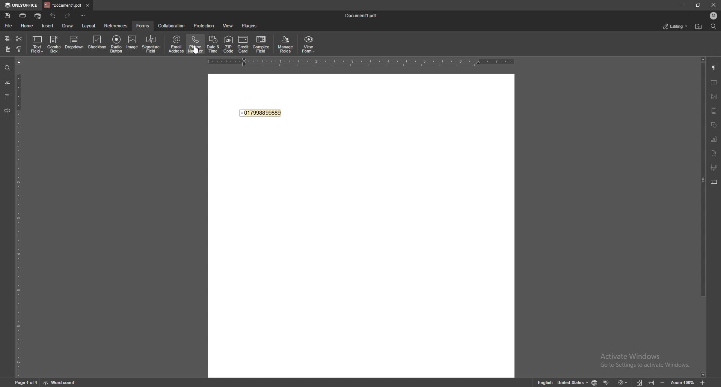 This screenshot has width=721, height=387. What do you see at coordinates (713, 68) in the screenshot?
I see `paragraph` at bounding box center [713, 68].